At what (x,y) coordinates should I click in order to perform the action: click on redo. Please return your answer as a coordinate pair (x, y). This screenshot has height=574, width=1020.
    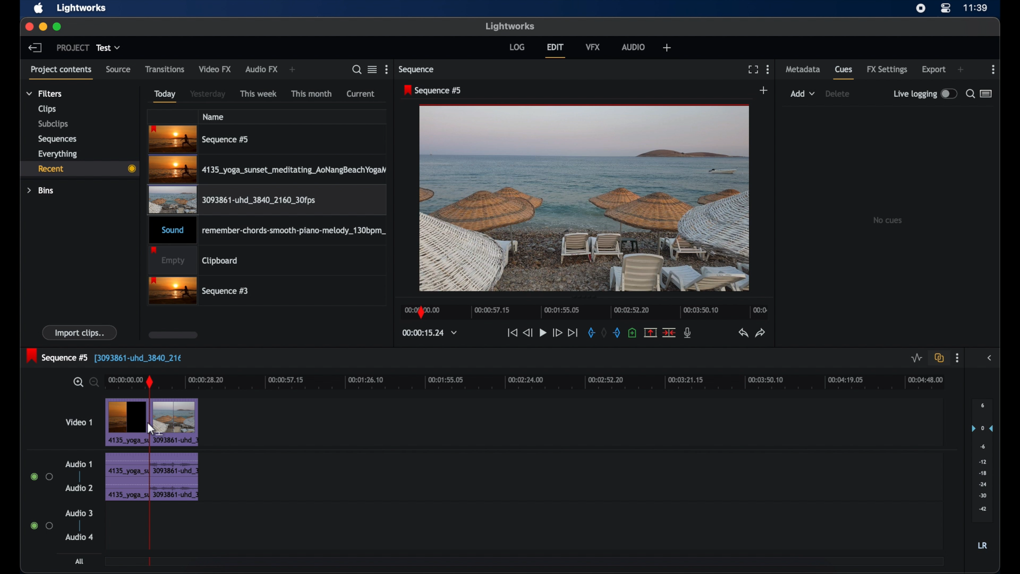
    Looking at the image, I should click on (761, 333).